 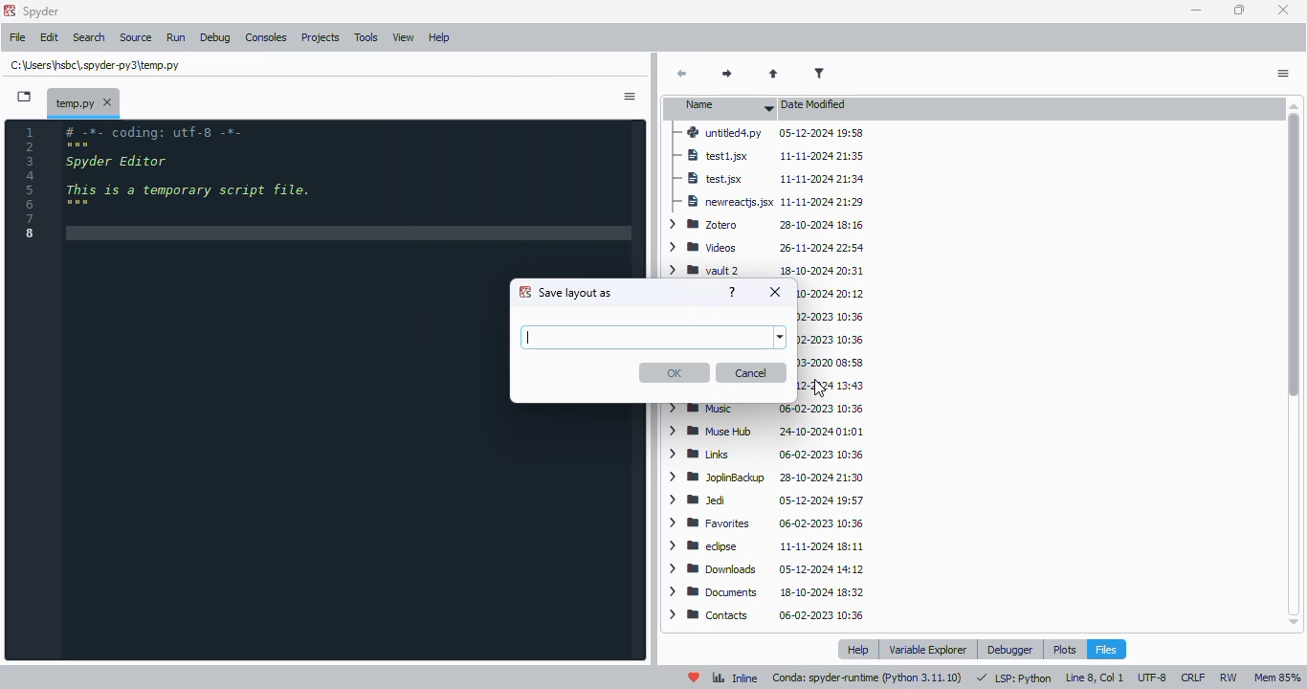 I want to click on options, so click(x=1283, y=75).